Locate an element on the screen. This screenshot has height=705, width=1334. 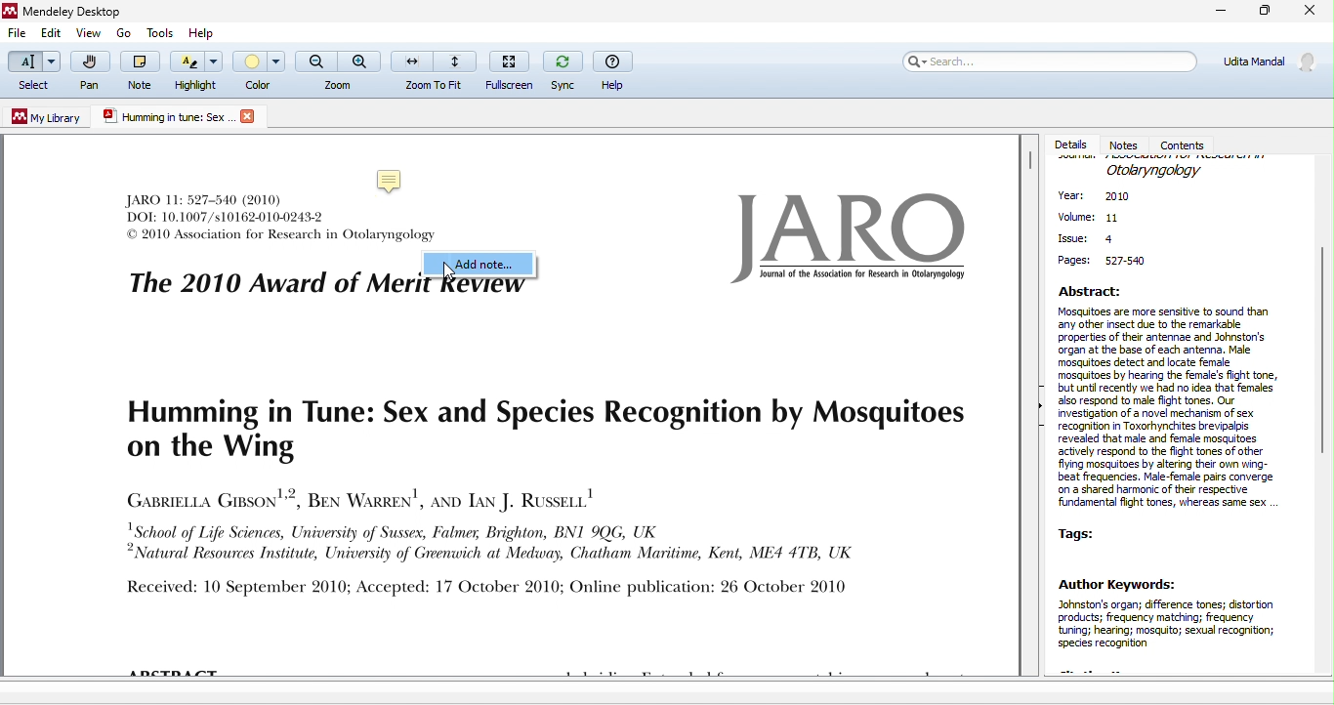
select is located at coordinates (32, 72).